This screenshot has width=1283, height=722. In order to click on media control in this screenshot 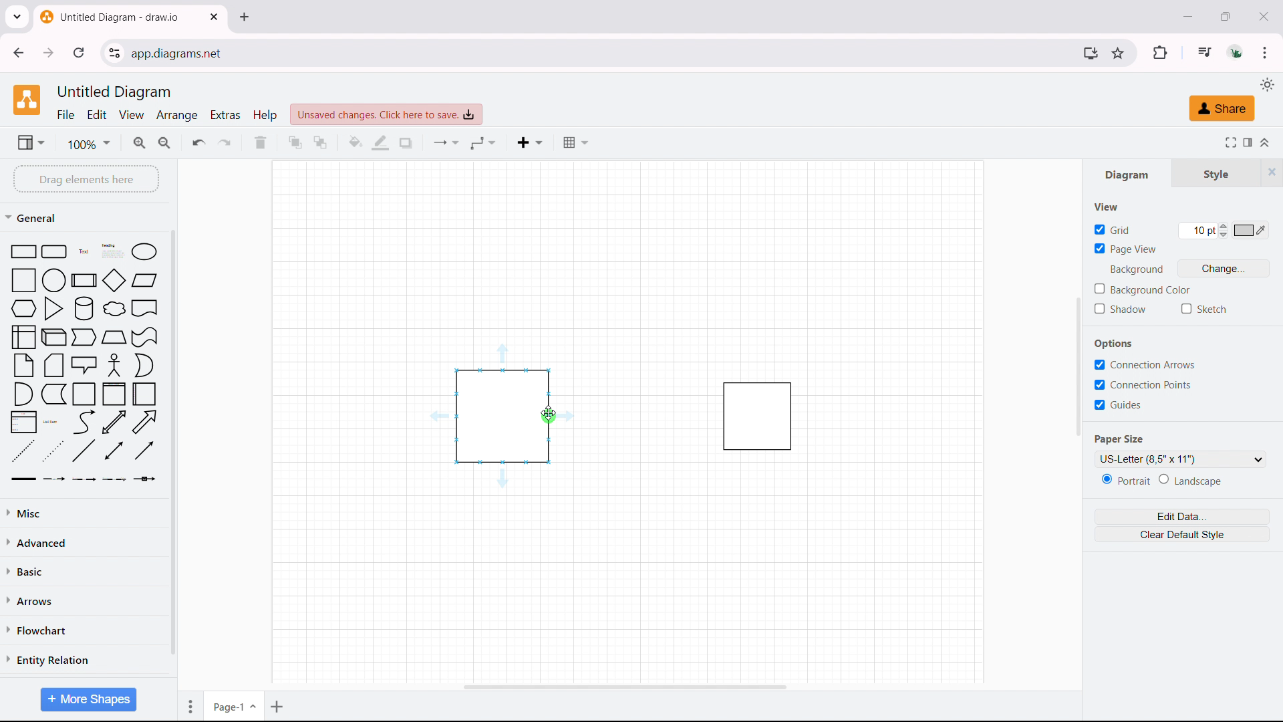, I will do `click(1203, 51)`.